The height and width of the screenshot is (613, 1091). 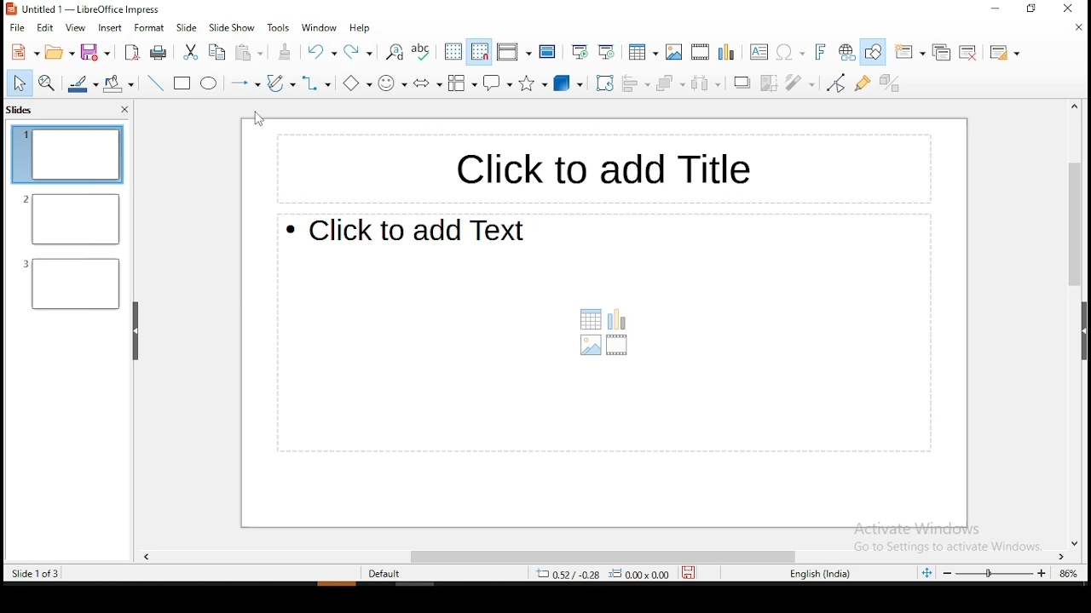 What do you see at coordinates (258, 120) in the screenshot?
I see `mouse pointer` at bounding box center [258, 120].